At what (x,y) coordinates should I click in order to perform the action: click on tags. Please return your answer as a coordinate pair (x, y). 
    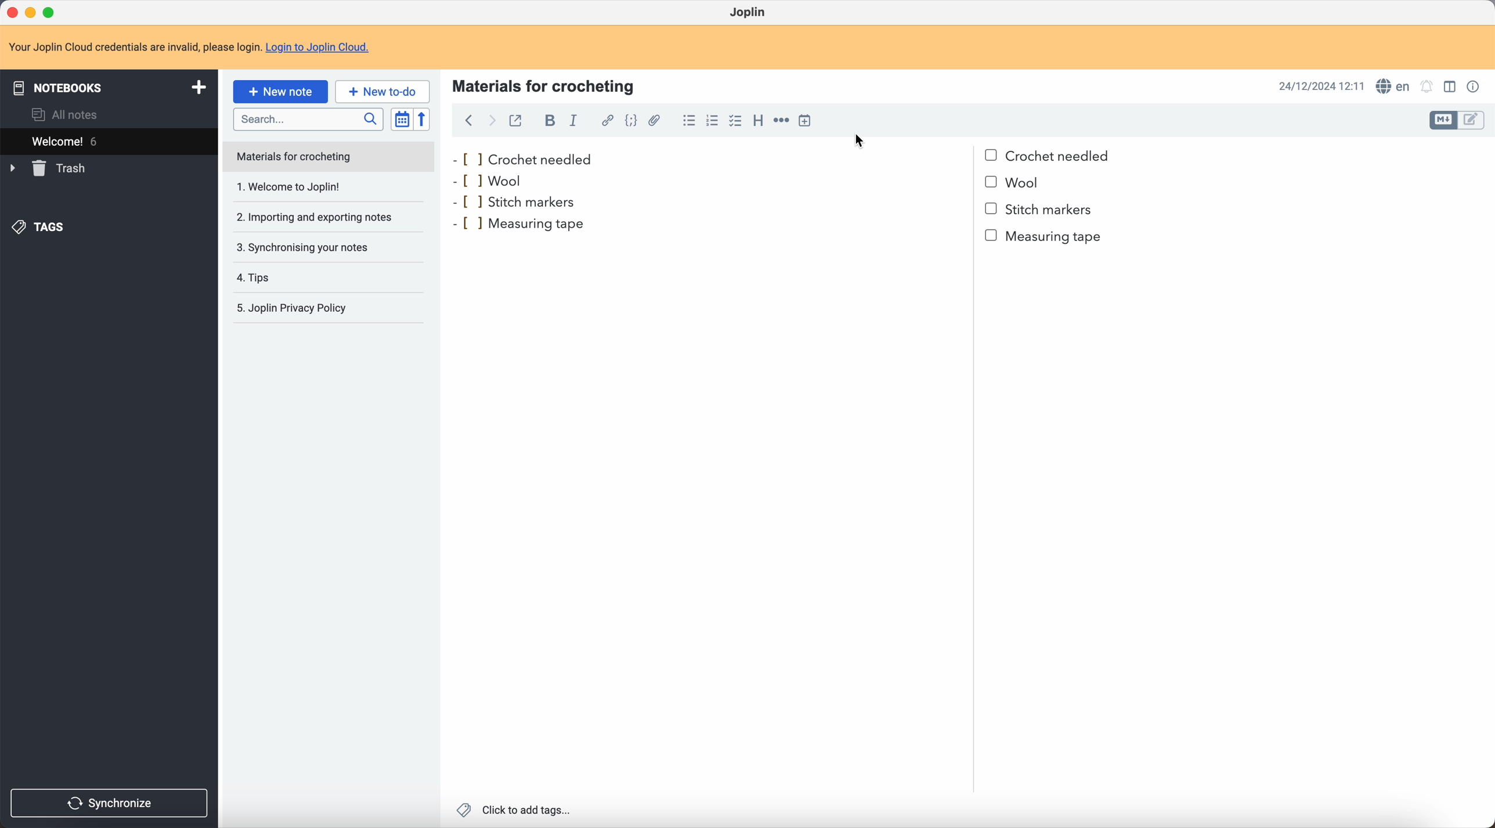
    Looking at the image, I should click on (41, 228).